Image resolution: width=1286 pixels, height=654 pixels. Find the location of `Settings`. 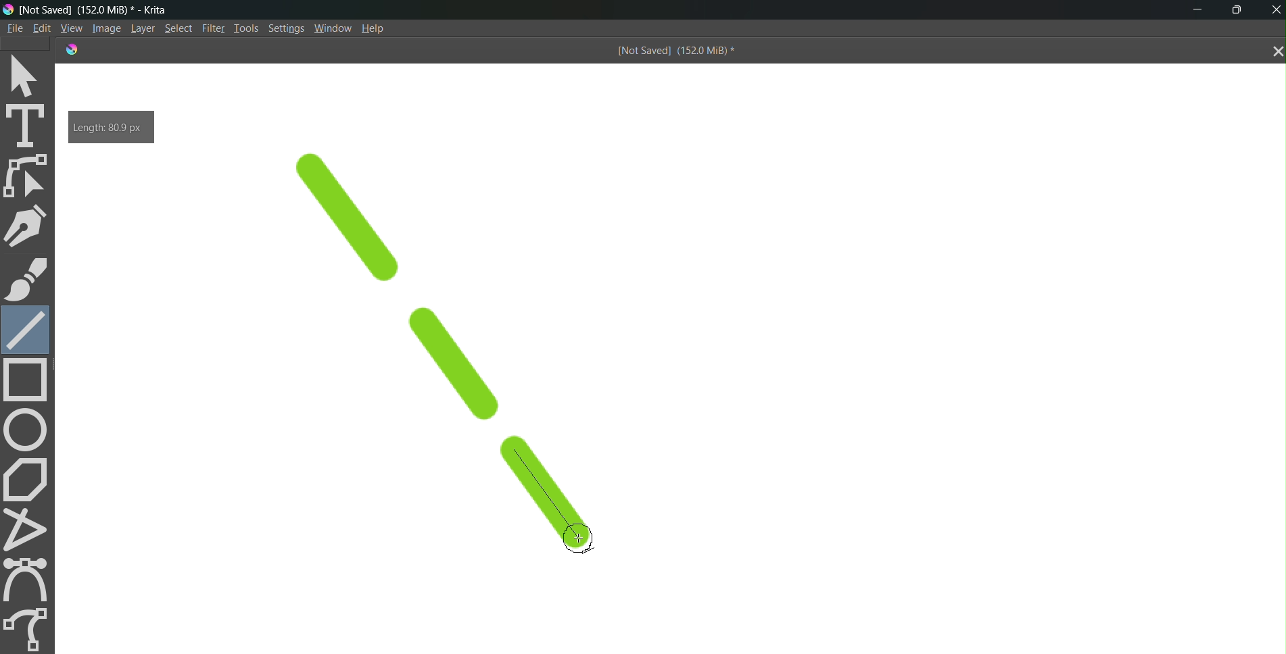

Settings is located at coordinates (287, 30).